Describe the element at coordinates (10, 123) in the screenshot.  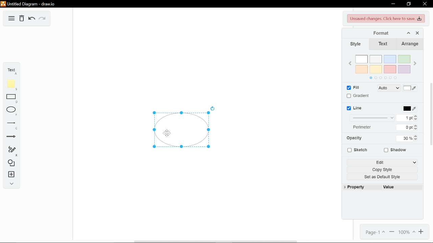
I see `Line` at that location.